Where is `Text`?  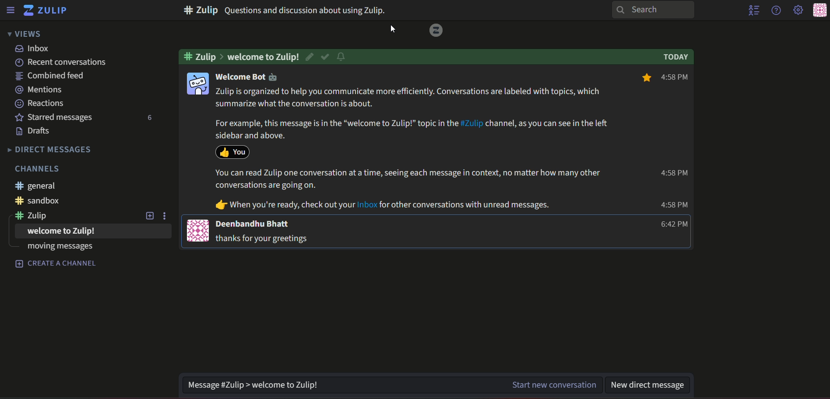
Text is located at coordinates (383, 206).